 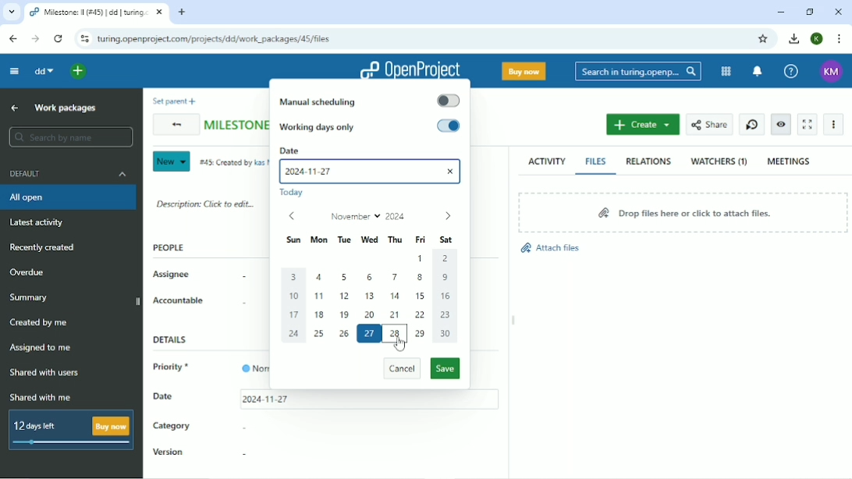 I want to click on All open, so click(x=69, y=197).